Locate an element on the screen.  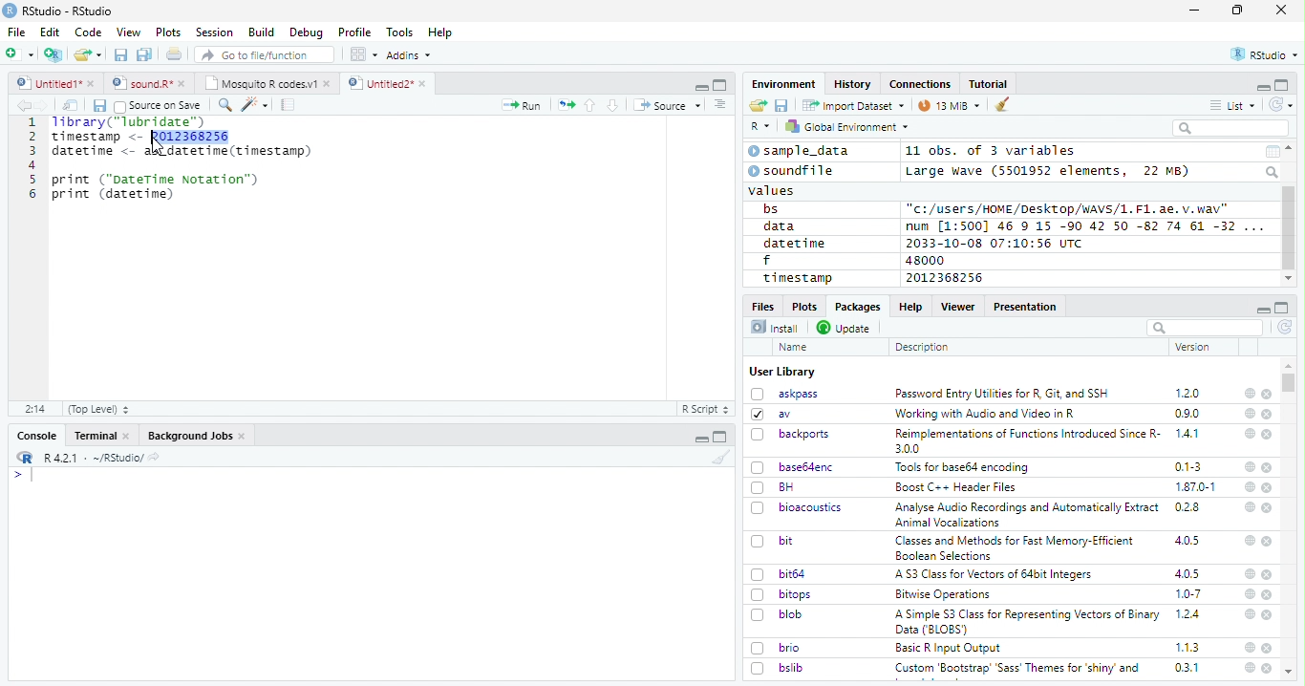
bs is located at coordinates (771, 209).